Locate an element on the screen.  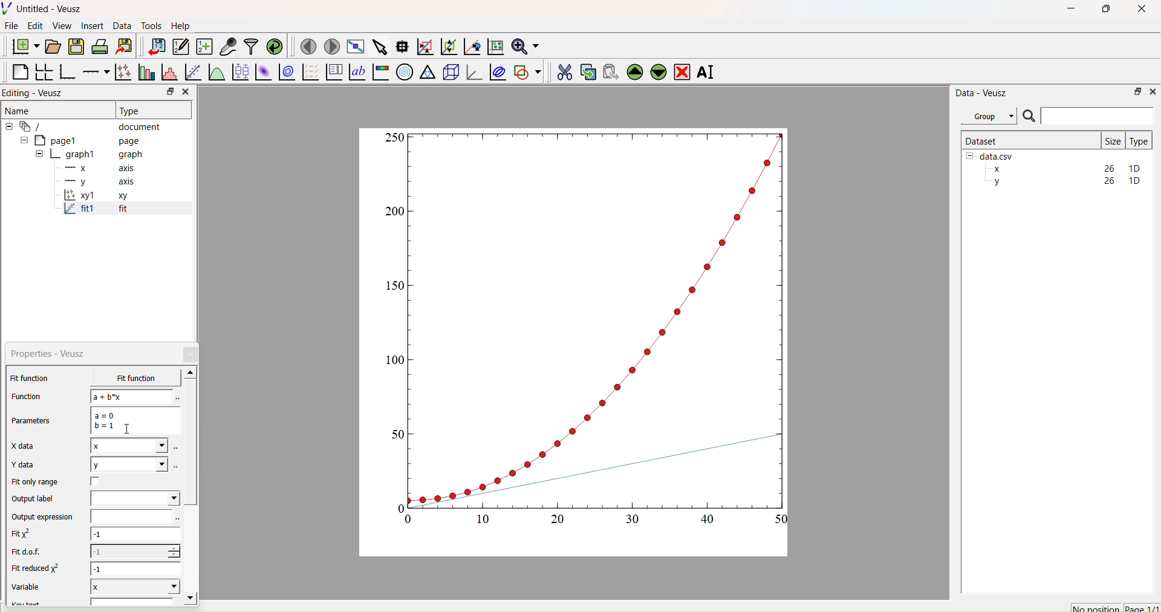
Zoom out of graph axis is located at coordinates (447, 45).